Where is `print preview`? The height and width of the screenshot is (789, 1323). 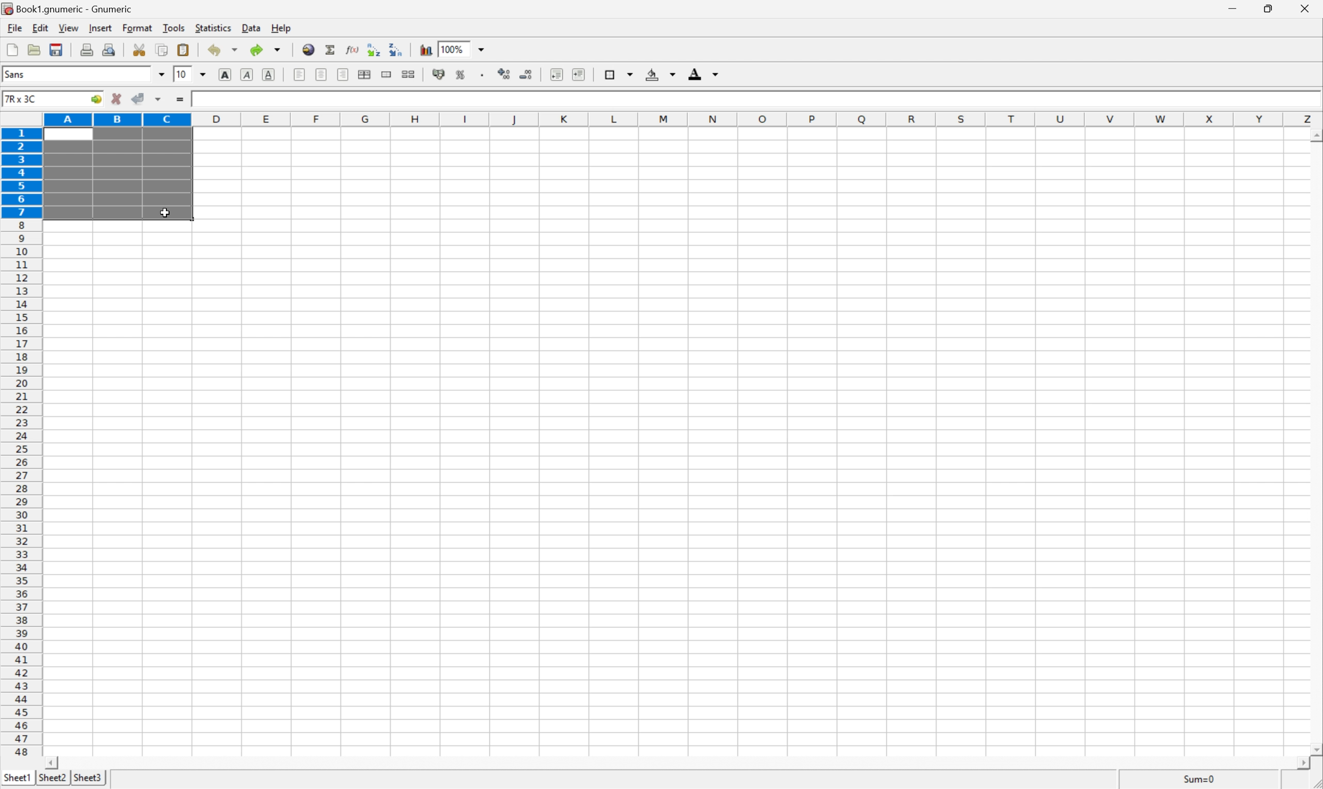
print preview is located at coordinates (109, 49).